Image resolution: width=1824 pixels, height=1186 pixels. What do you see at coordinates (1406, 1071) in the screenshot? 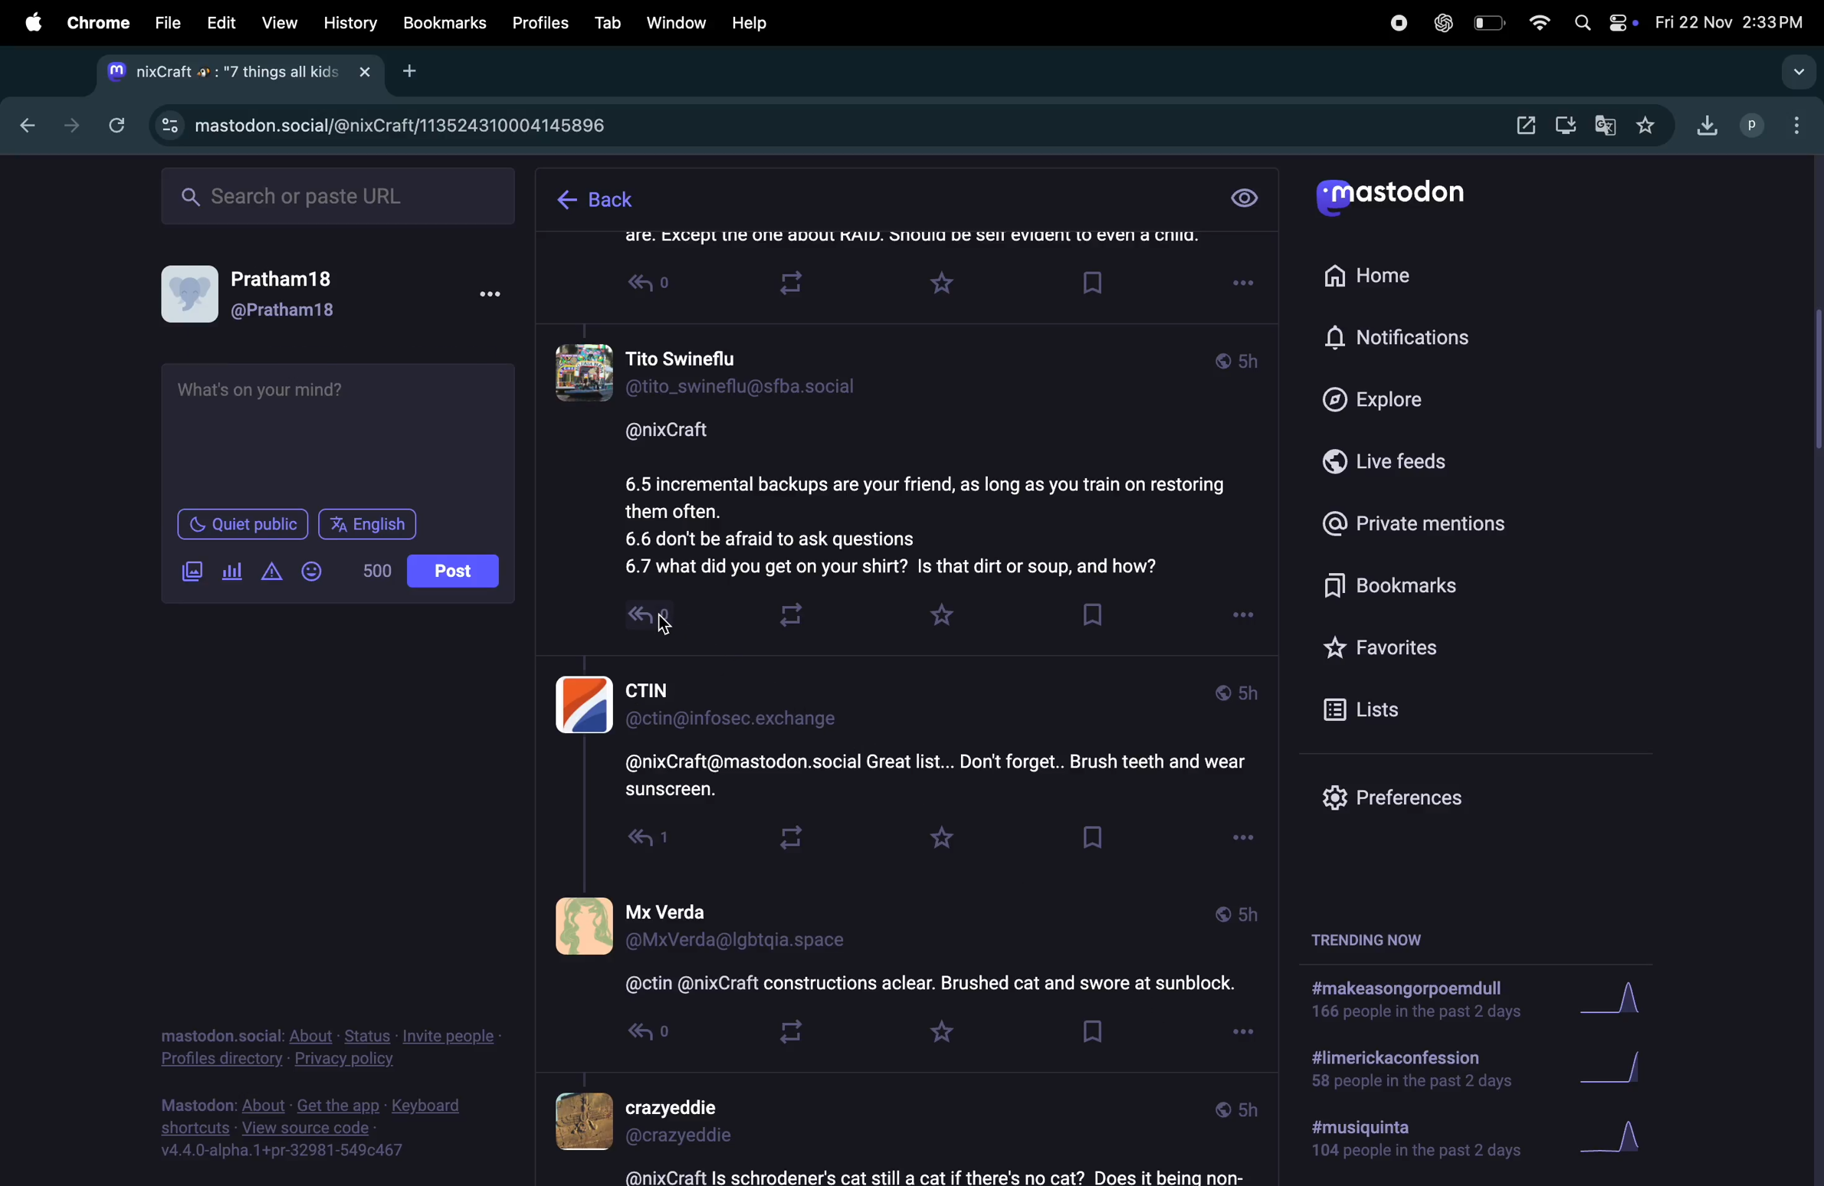
I see `#limerickaconfession
58 people in the past 2 days` at bounding box center [1406, 1071].